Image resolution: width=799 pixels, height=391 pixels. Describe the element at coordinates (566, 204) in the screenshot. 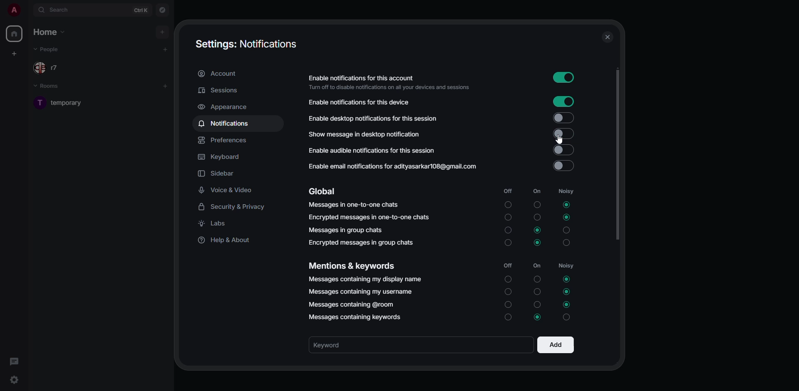

I see `selected` at that location.